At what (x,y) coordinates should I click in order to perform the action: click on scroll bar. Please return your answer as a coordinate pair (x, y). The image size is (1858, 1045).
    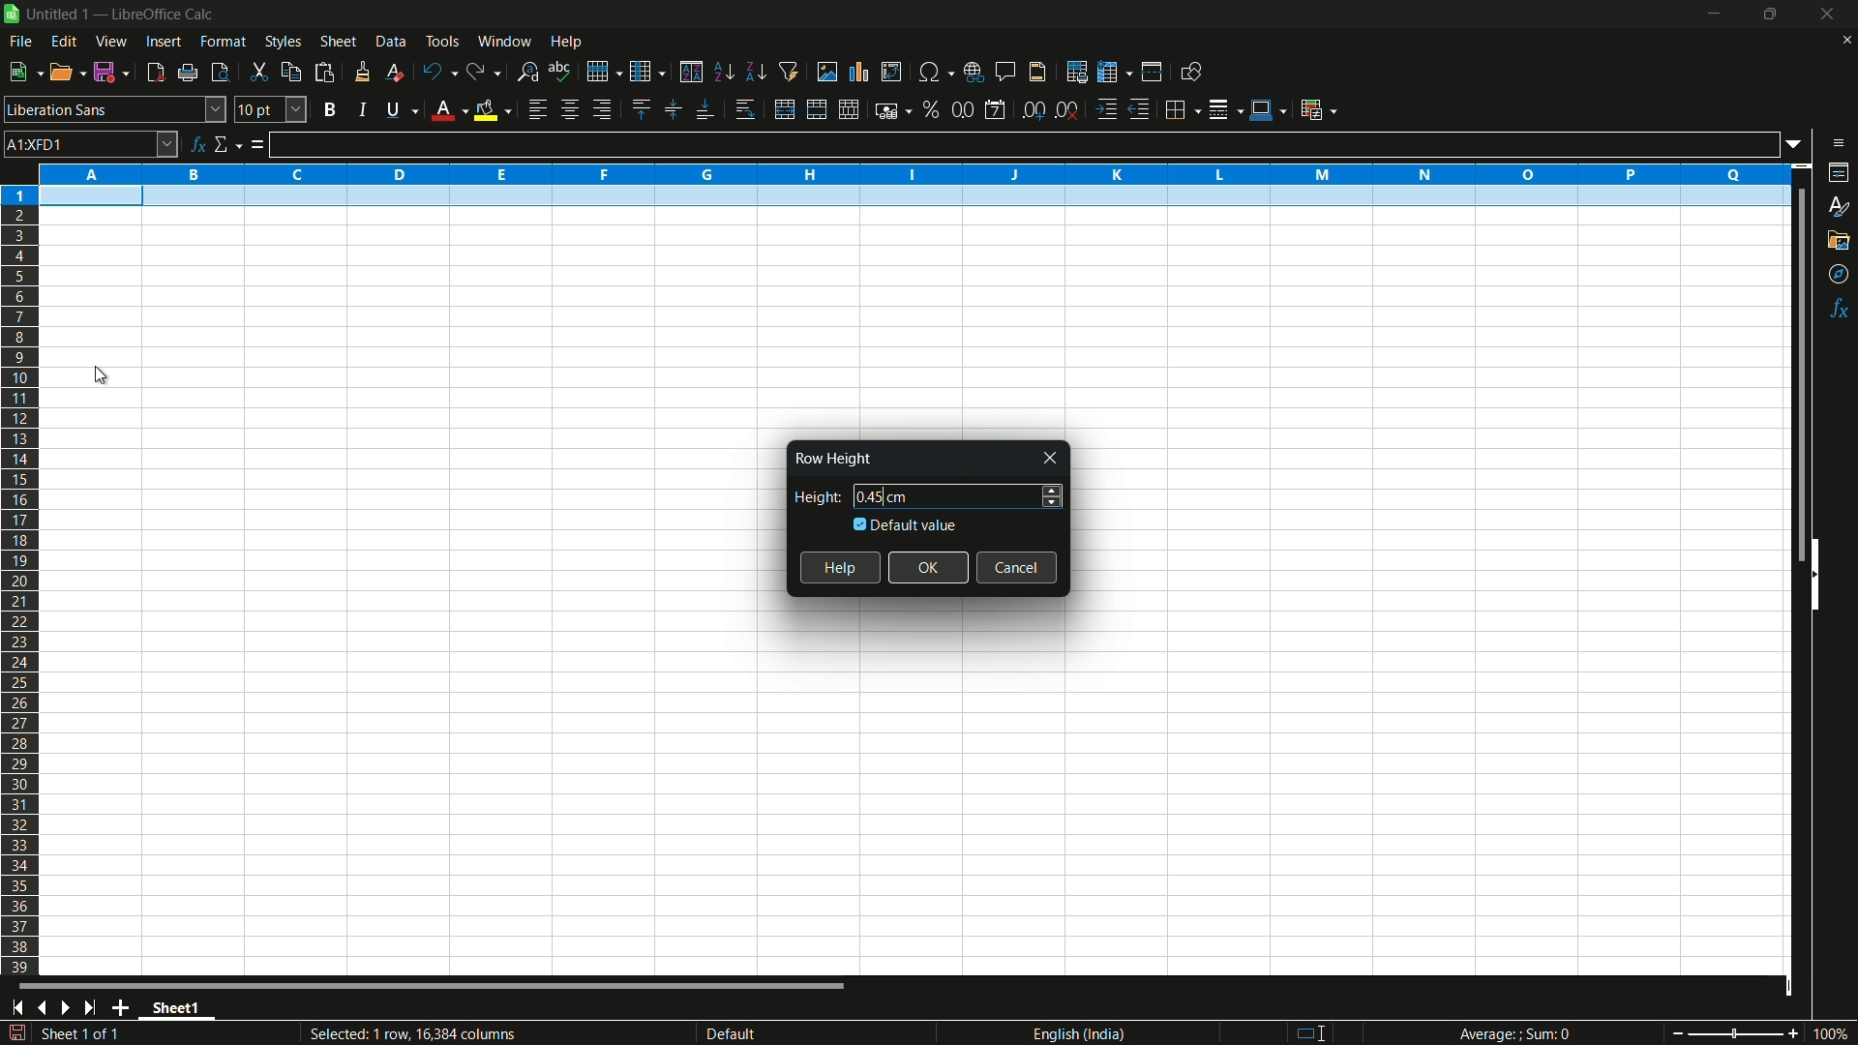
    Looking at the image, I should click on (1790, 375).